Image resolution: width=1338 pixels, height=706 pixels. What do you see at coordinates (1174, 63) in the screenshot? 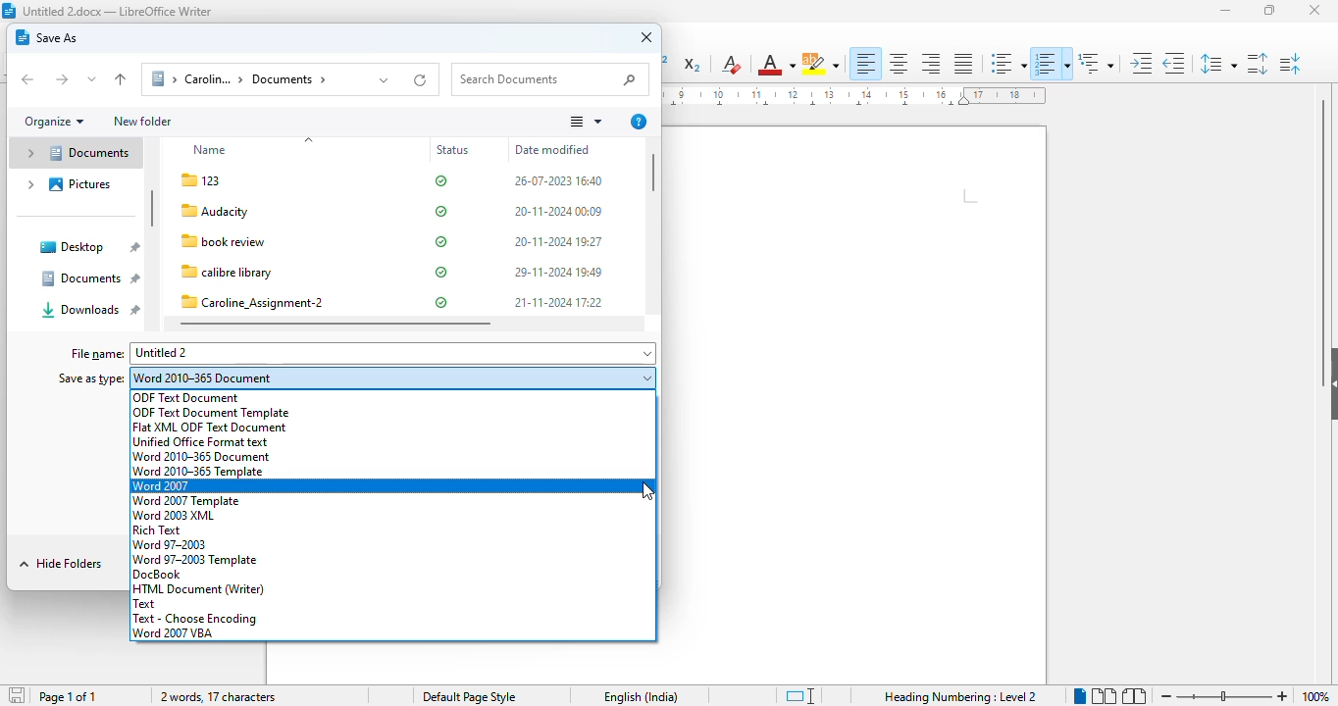
I see `decrease indent` at bounding box center [1174, 63].